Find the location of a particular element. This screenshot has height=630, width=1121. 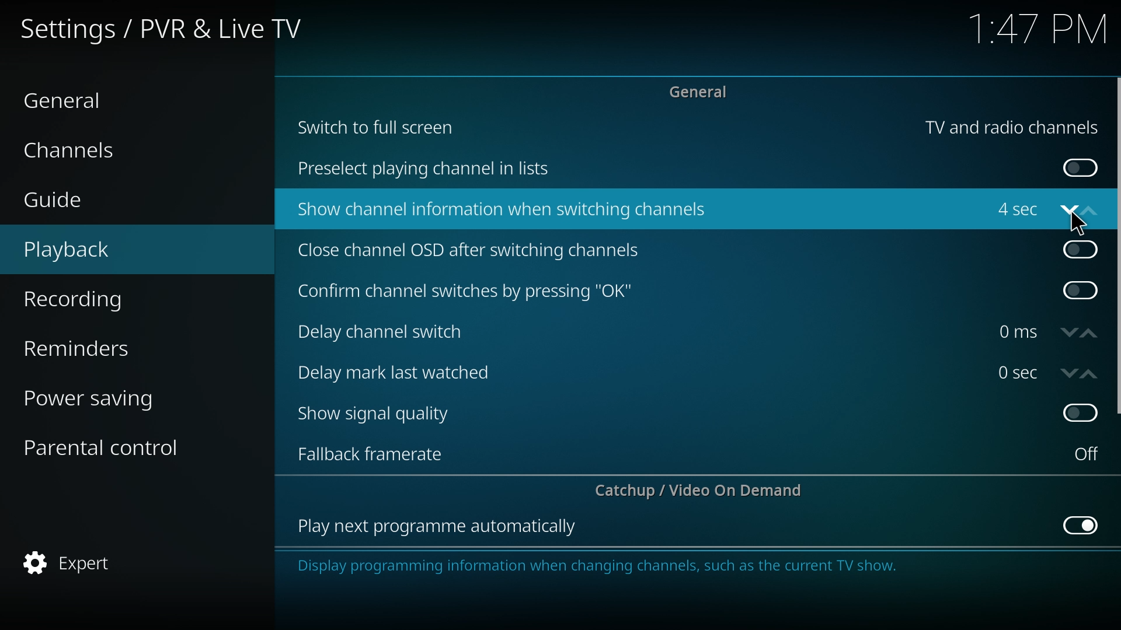

recording is located at coordinates (106, 300).